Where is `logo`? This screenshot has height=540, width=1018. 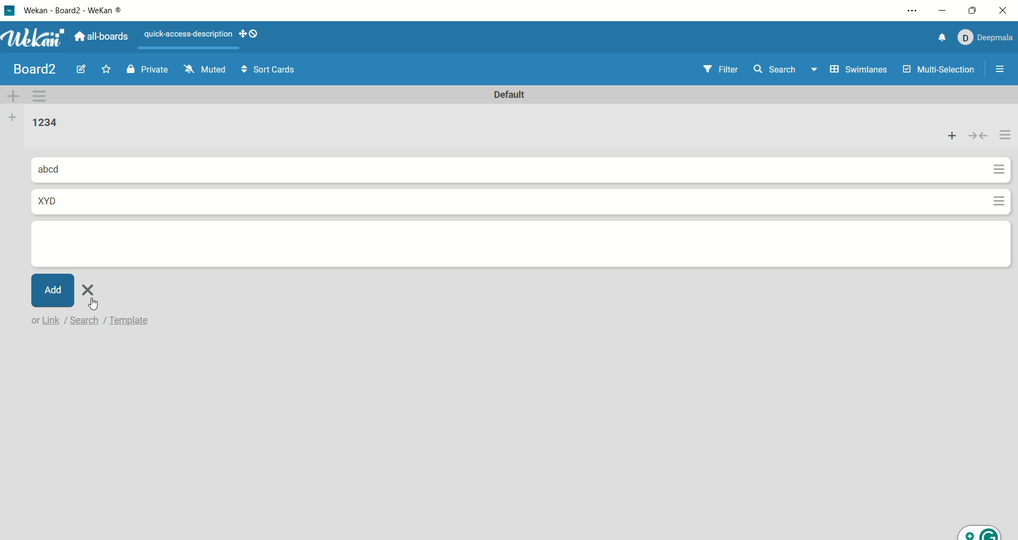
logo is located at coordinates (12, 9).